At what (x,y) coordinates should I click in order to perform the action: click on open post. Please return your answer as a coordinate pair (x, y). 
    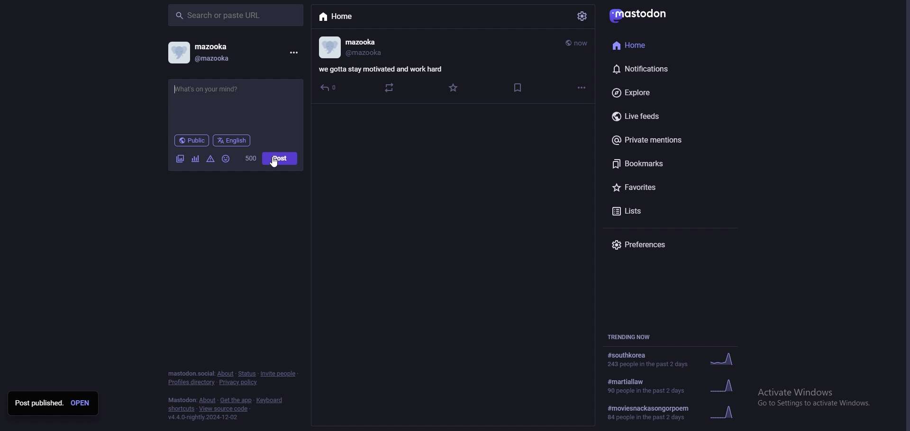
    Looking at the image, I should click on (80, 403).